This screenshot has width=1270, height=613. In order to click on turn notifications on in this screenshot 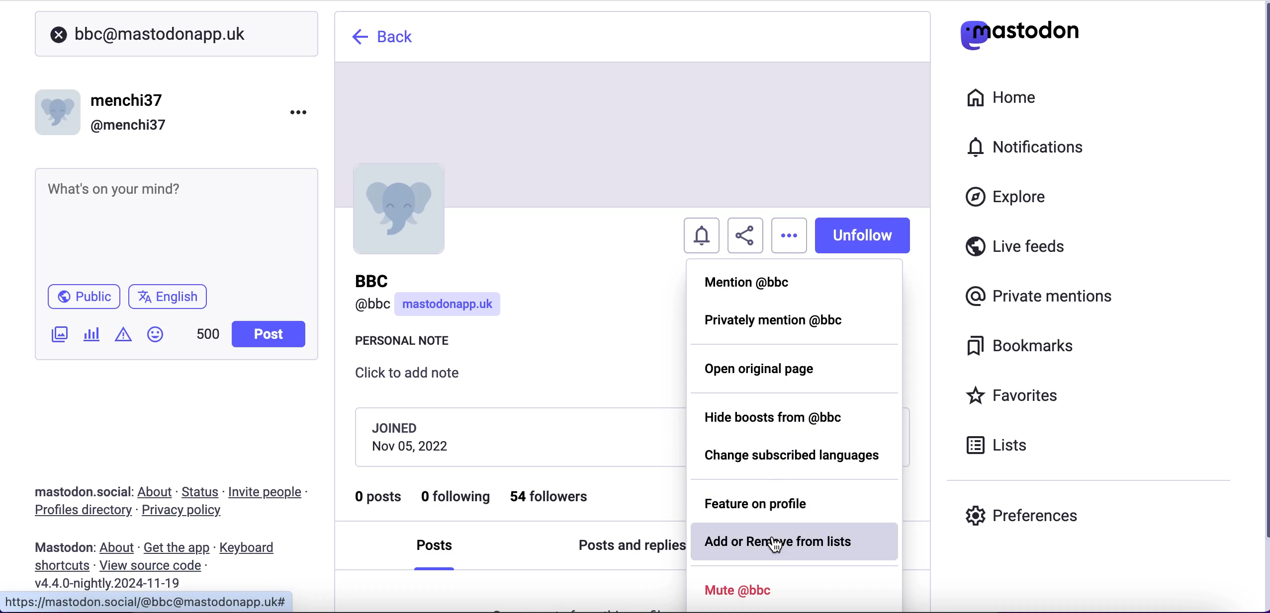, I will do `click(703, 232)`.